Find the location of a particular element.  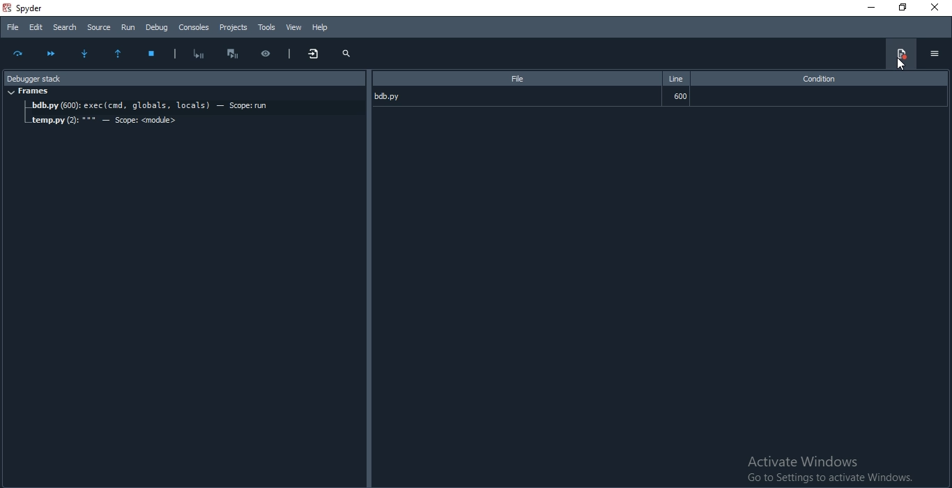

Start debugging after last error is located at coordinates (199, 53).